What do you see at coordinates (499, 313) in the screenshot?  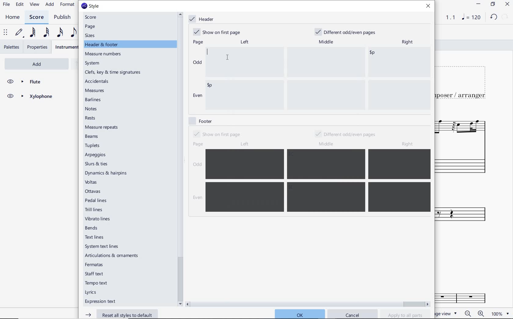 I see `zoom factor` at bounding box center [499, 313].